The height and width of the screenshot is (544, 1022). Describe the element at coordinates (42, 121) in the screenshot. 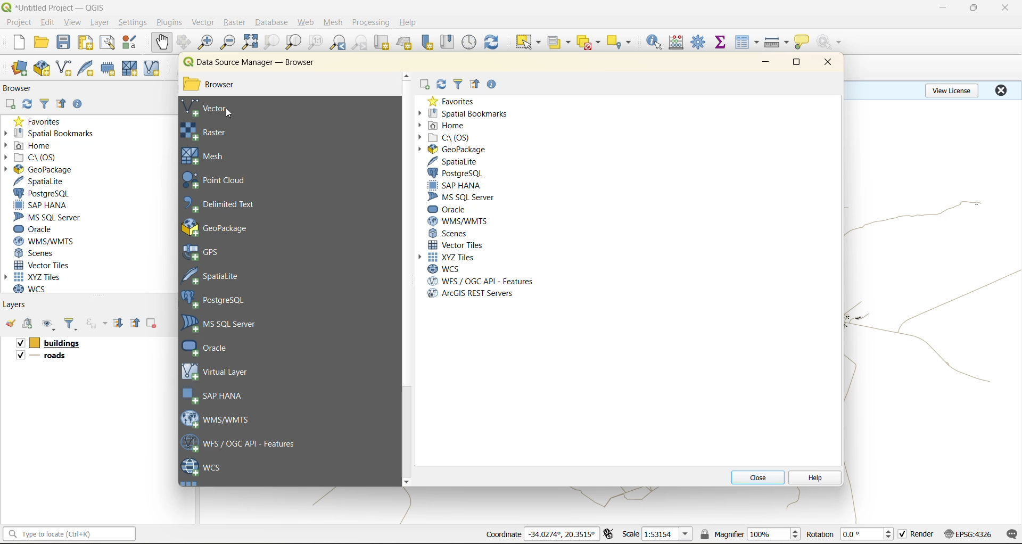

I see `favorites` at that location.